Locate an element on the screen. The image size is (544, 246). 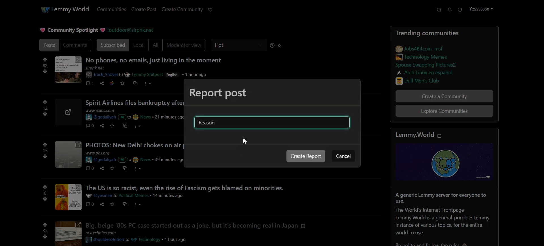
numbers is located at coordinates (45, 193).